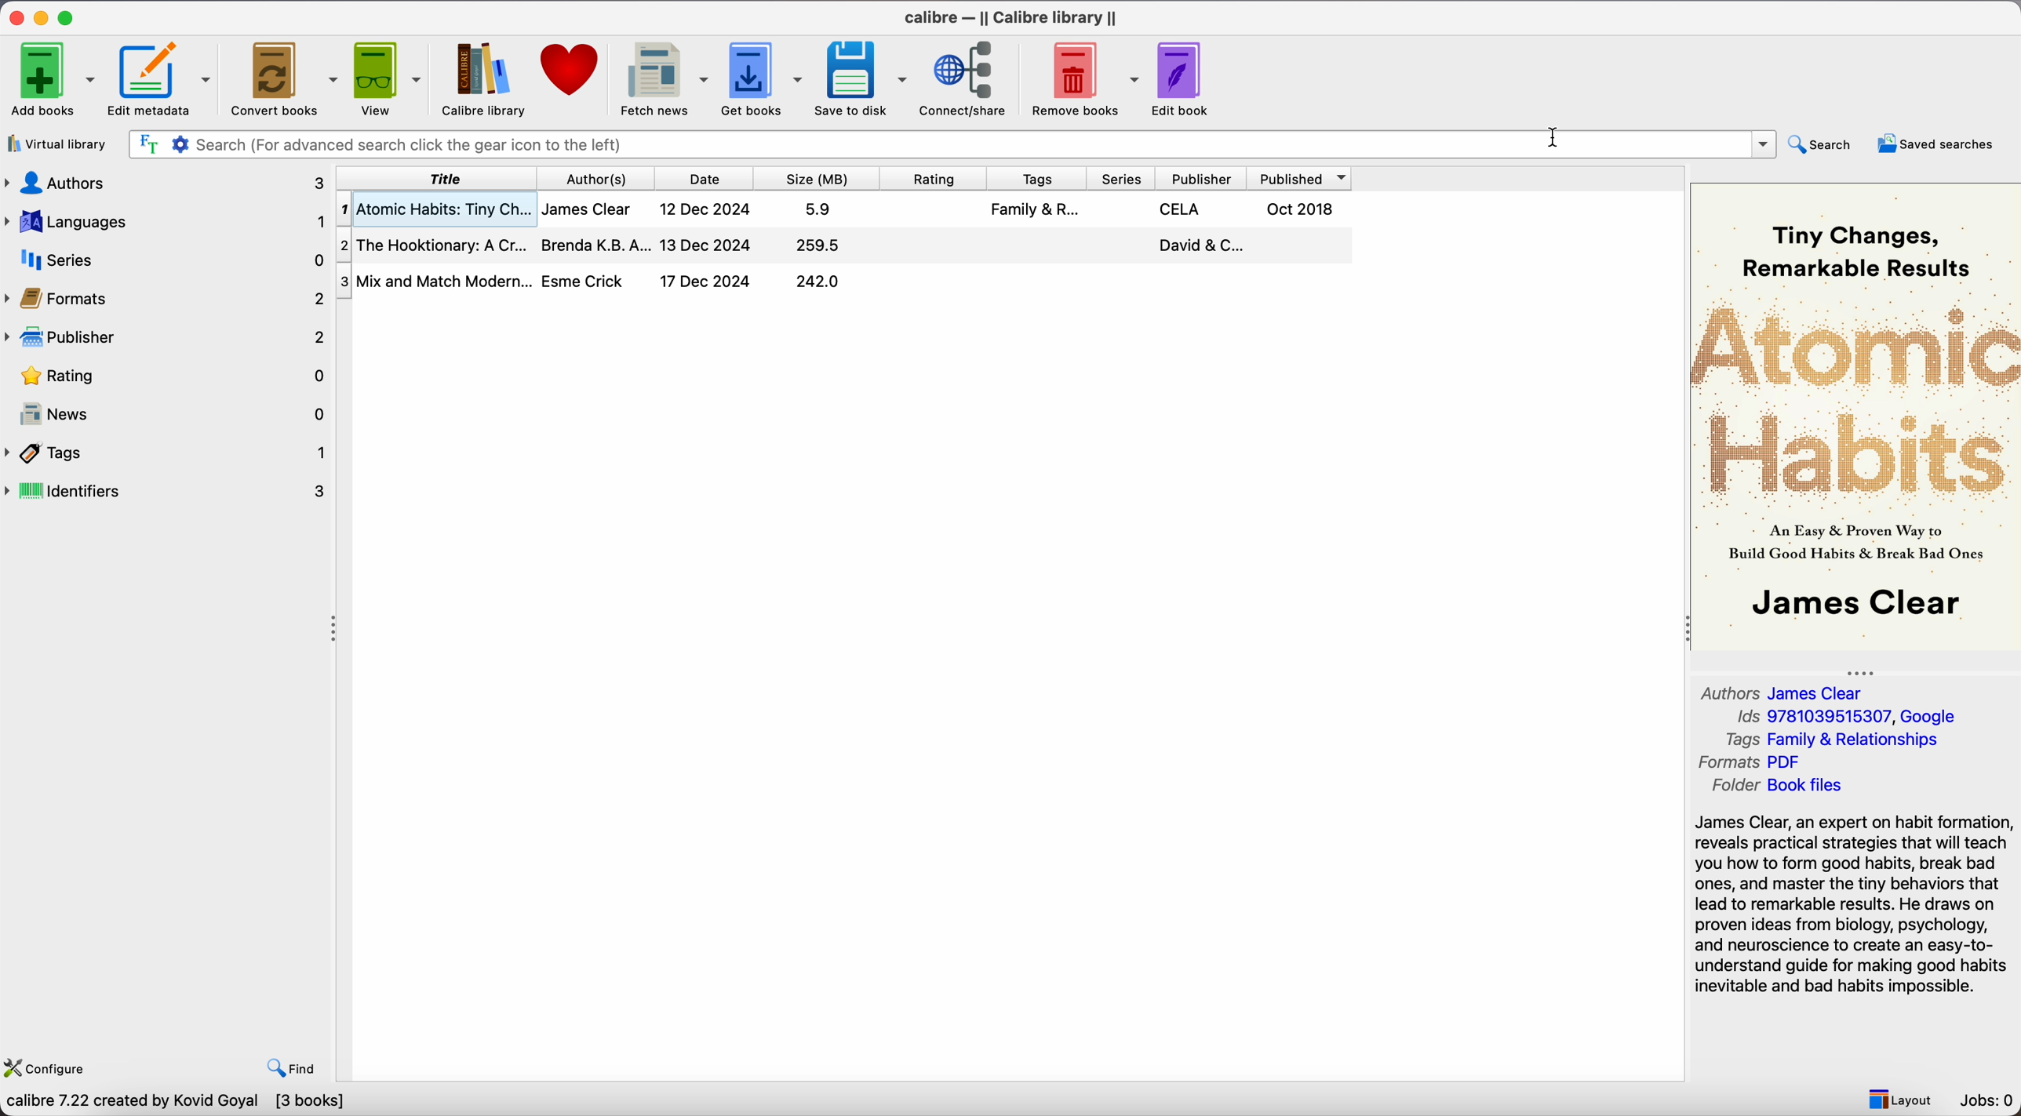  Describe the element at coordinates (824, 179) in the screenshot. I see `size` at that location.